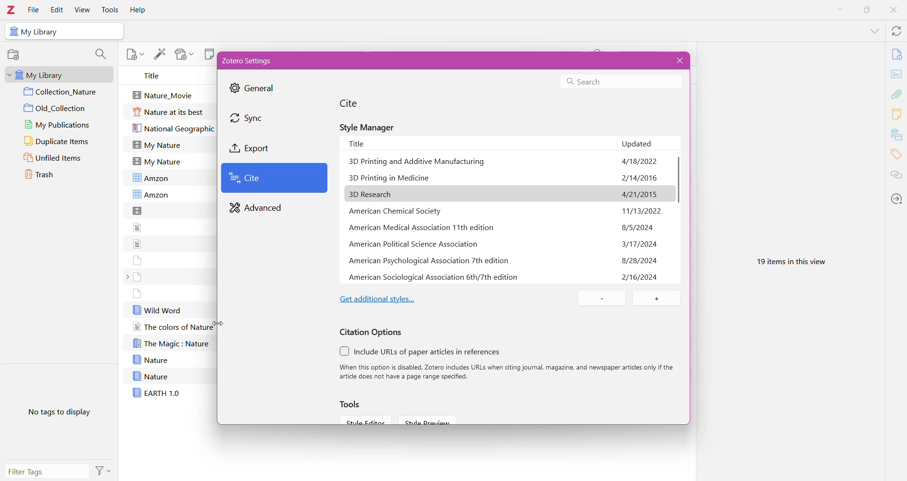 This screenshot has height=481, width=907. I want to click on Info, so click(897, 54).